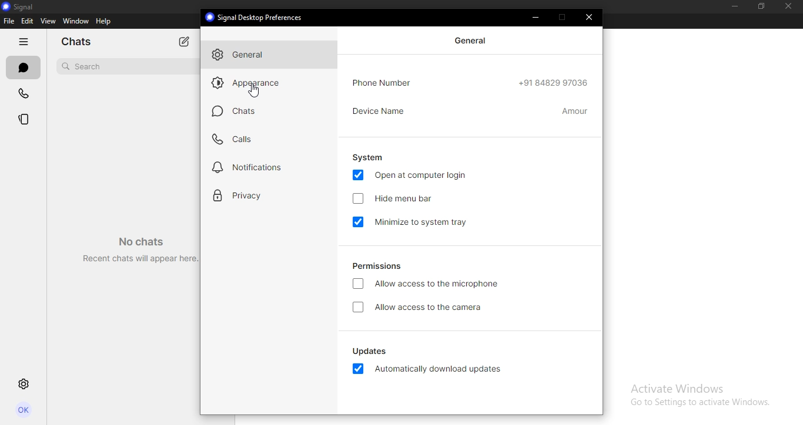 This screenshot has height=425, width=803. Describe the element at coordinates (75, 22) in the screenshot. I see `window` at that location.